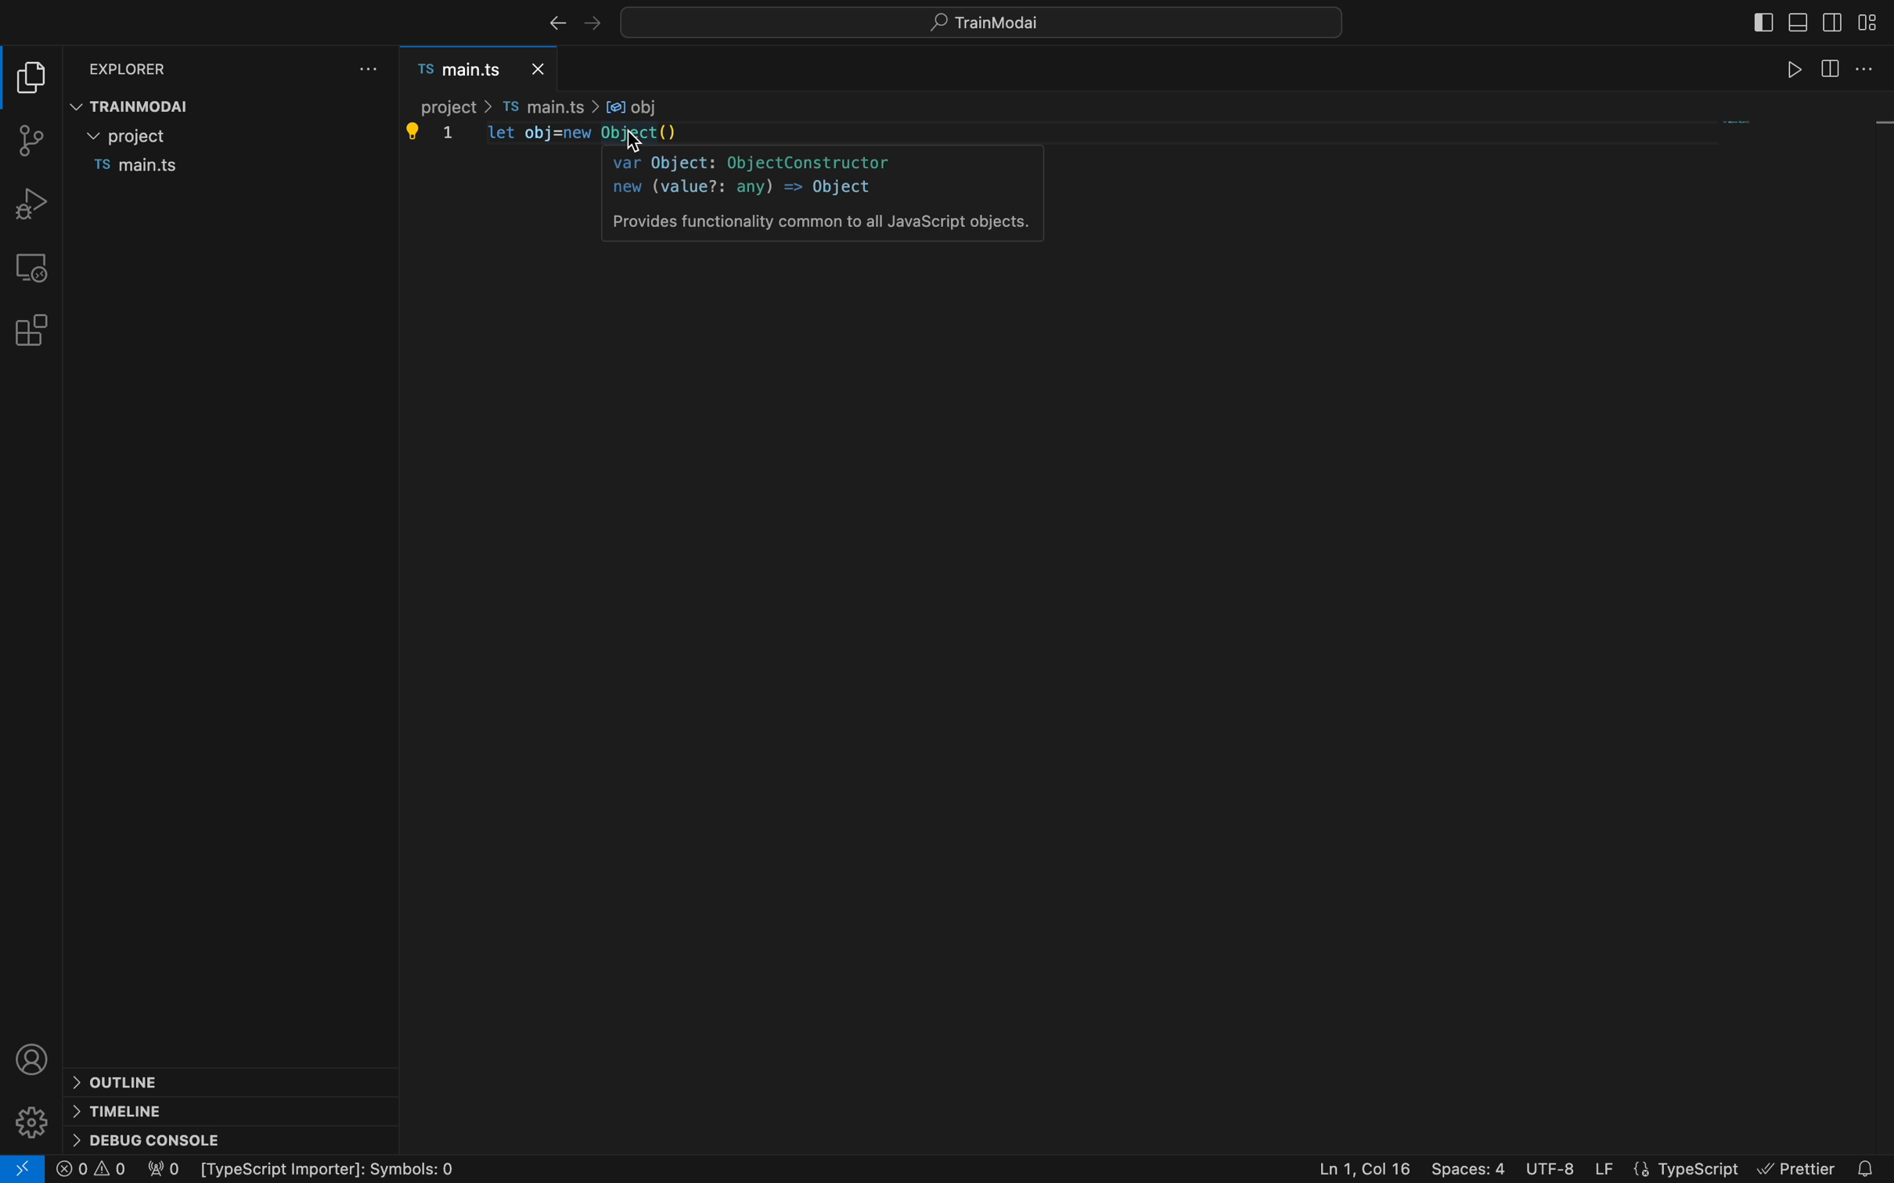 The width and height of the screenshot is (1894, 1183). Describe the element at coordinates (127, 70) in the screenshot. I see `explorer` at that location.